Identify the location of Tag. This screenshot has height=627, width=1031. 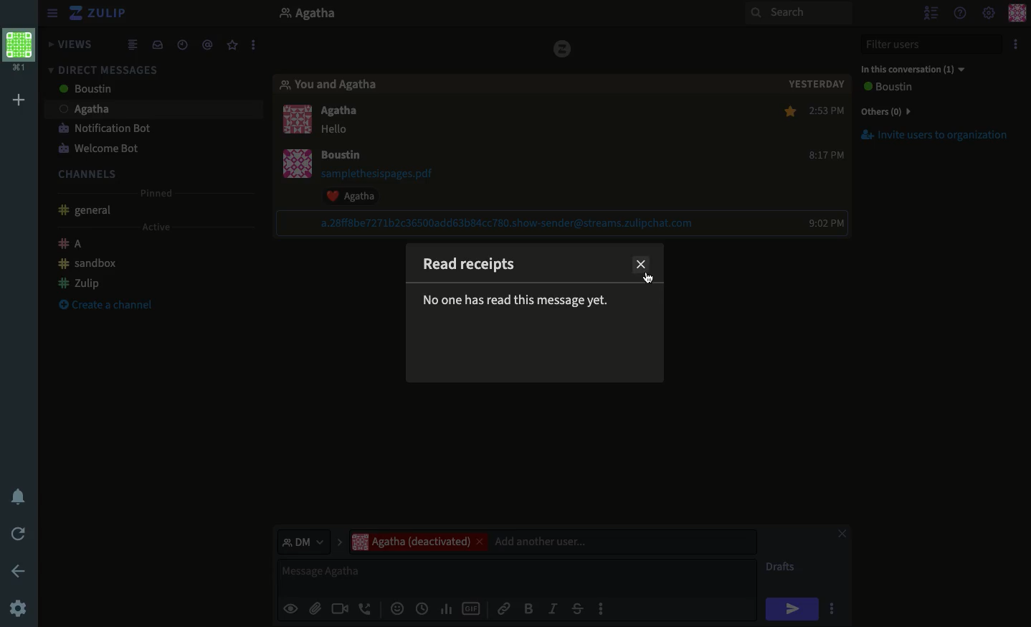
(209, 43).